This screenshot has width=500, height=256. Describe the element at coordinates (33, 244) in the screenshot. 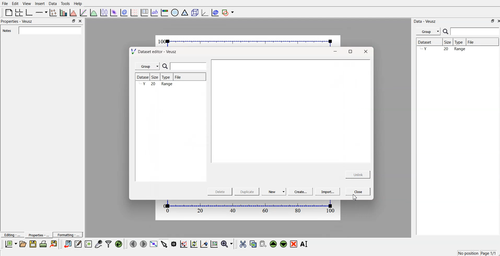

I see `Save` at that location.